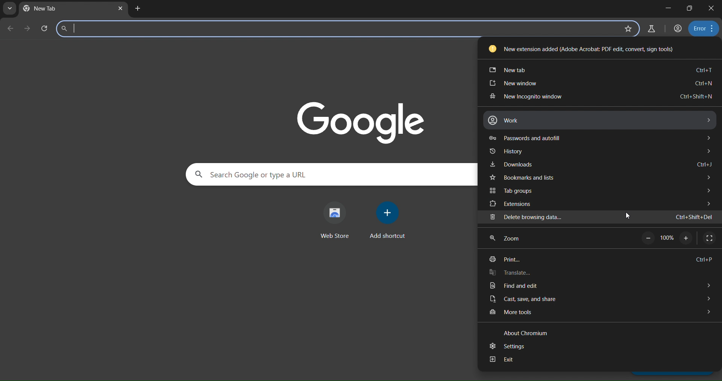  Describe the element at coordinates (601, 153) in the screenshot. I see `history` at that location.